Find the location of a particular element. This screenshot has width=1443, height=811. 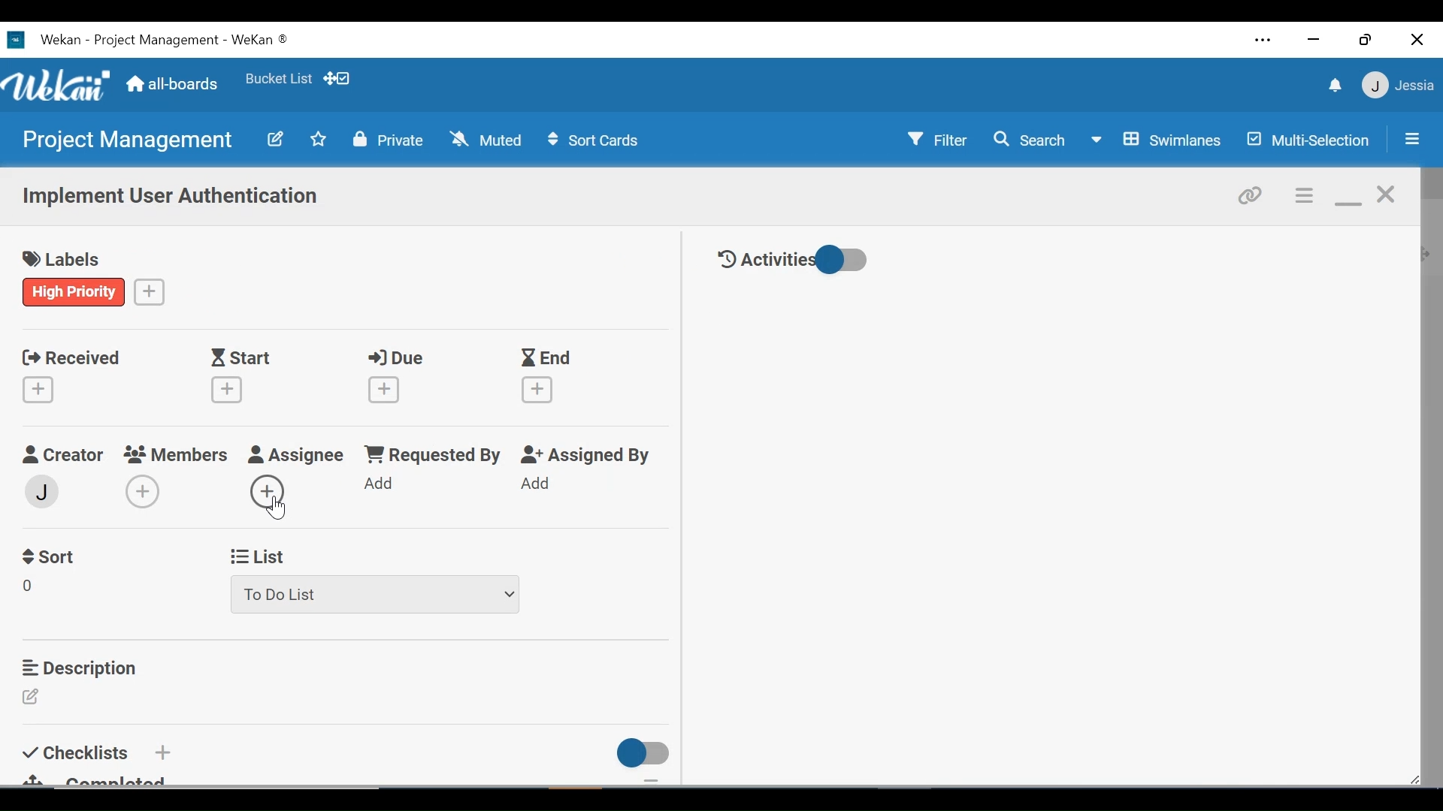

Requested By is located at coordinates (431, 456).